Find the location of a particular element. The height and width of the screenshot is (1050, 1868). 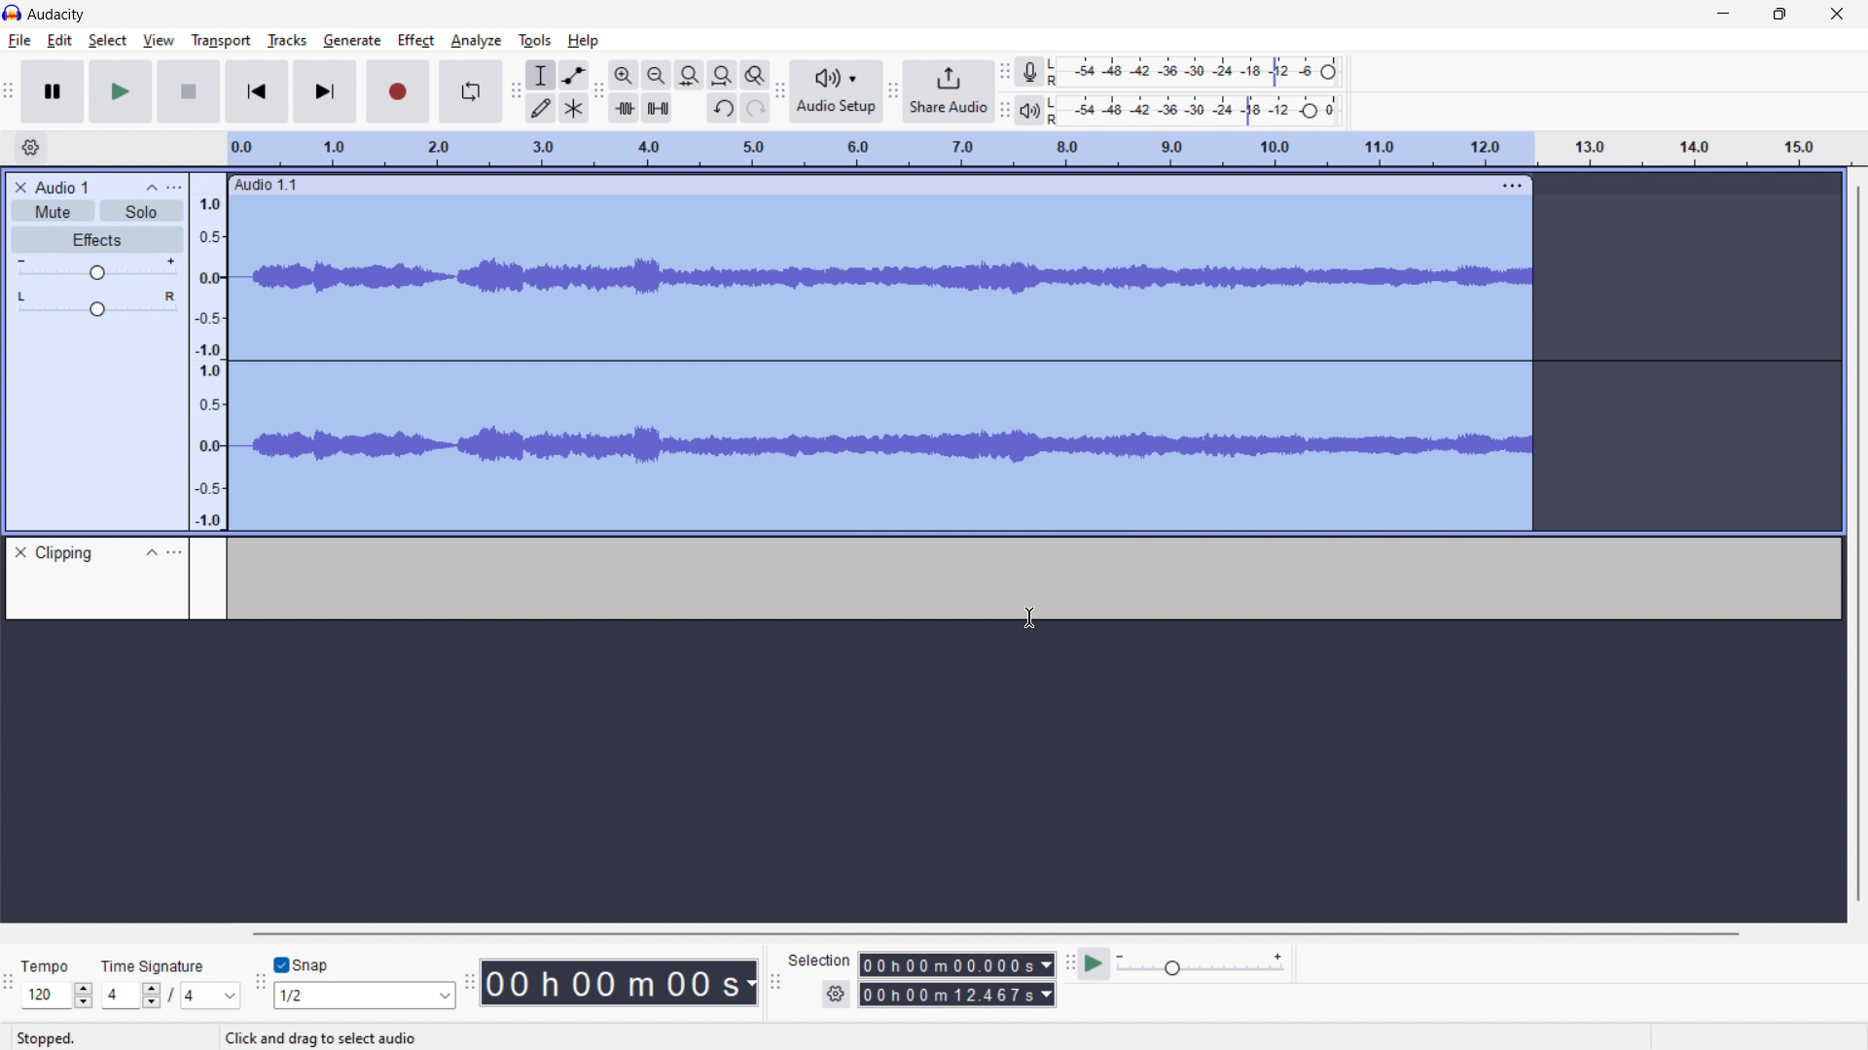

transport toolbar is located at coordinates (10, 92).